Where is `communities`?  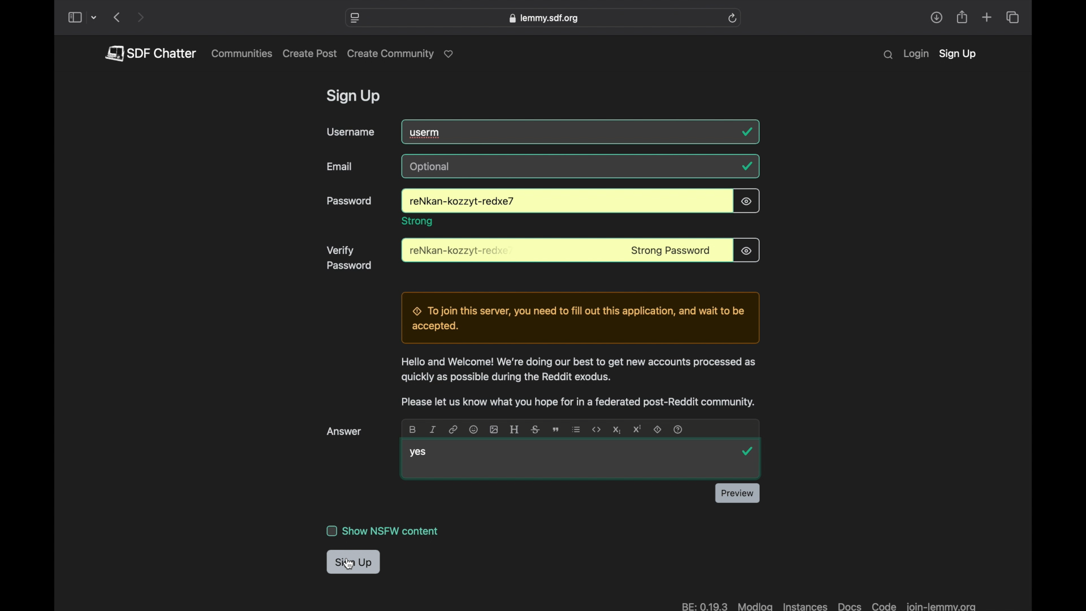
communities is located at coordinates (242, 53).